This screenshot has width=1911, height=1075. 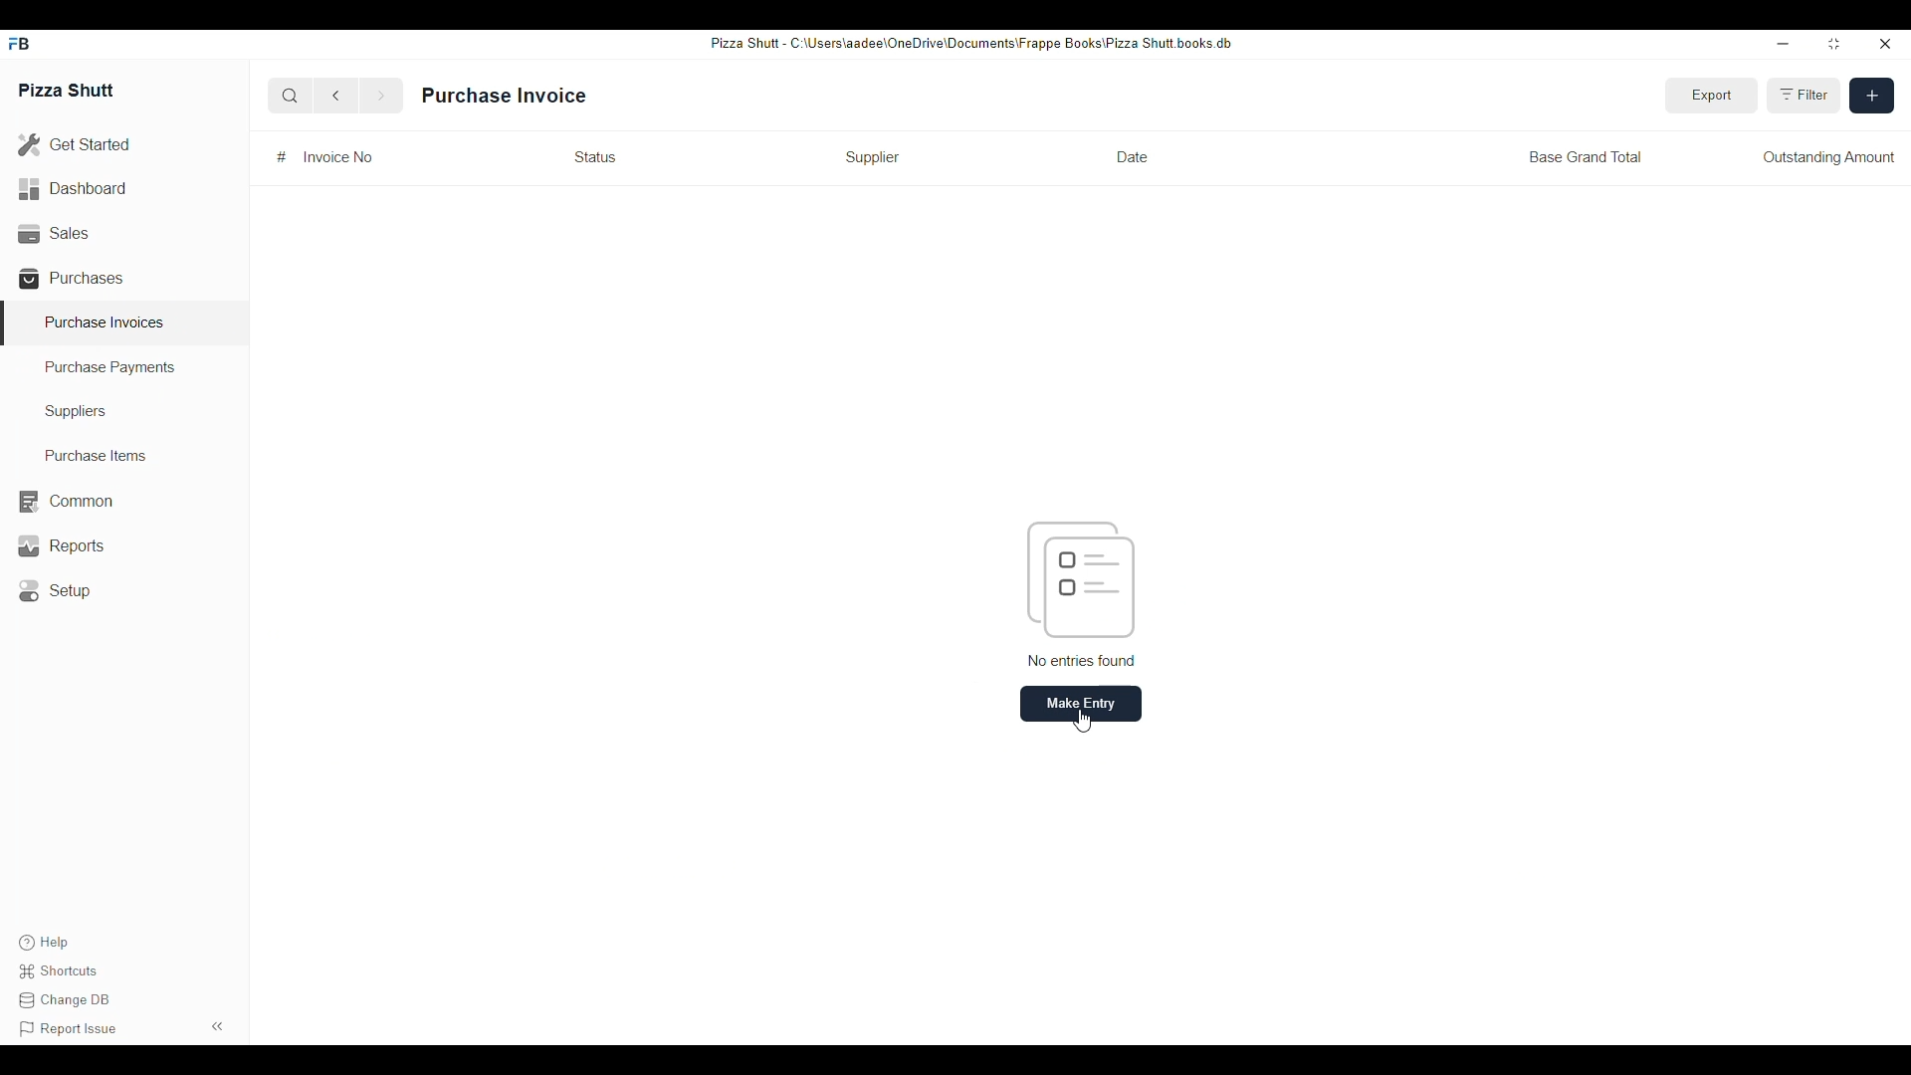 I want to click on Export, so click(x=1713, y=96).